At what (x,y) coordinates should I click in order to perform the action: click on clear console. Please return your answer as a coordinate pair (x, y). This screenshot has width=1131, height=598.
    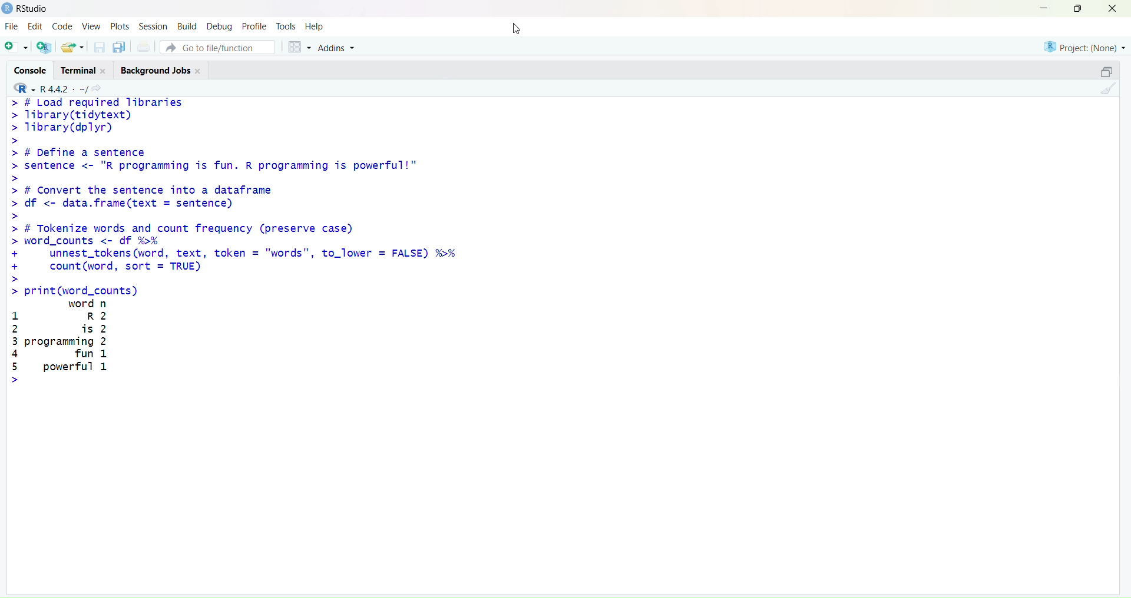
    Looking at the image, I should click on (1108, 90).